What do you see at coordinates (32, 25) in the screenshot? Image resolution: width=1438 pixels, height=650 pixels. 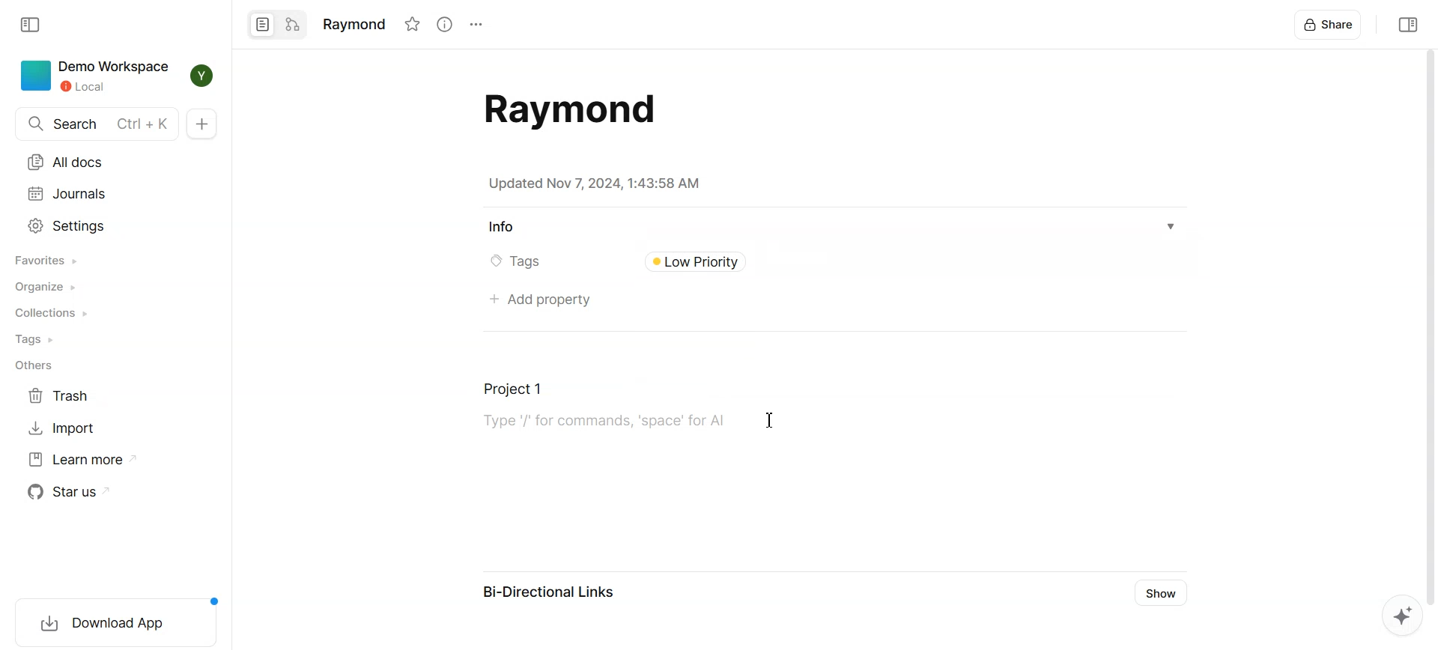 I see `Collapse Sidebar` at bounding box center [32, 25].